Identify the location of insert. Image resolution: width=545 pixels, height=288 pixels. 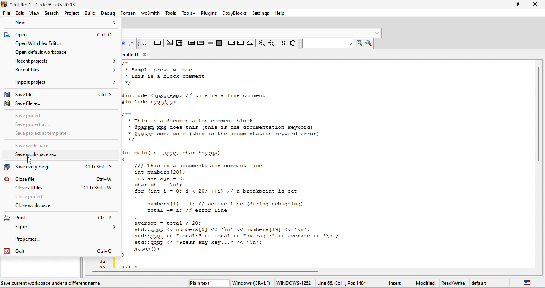
(395, 283).